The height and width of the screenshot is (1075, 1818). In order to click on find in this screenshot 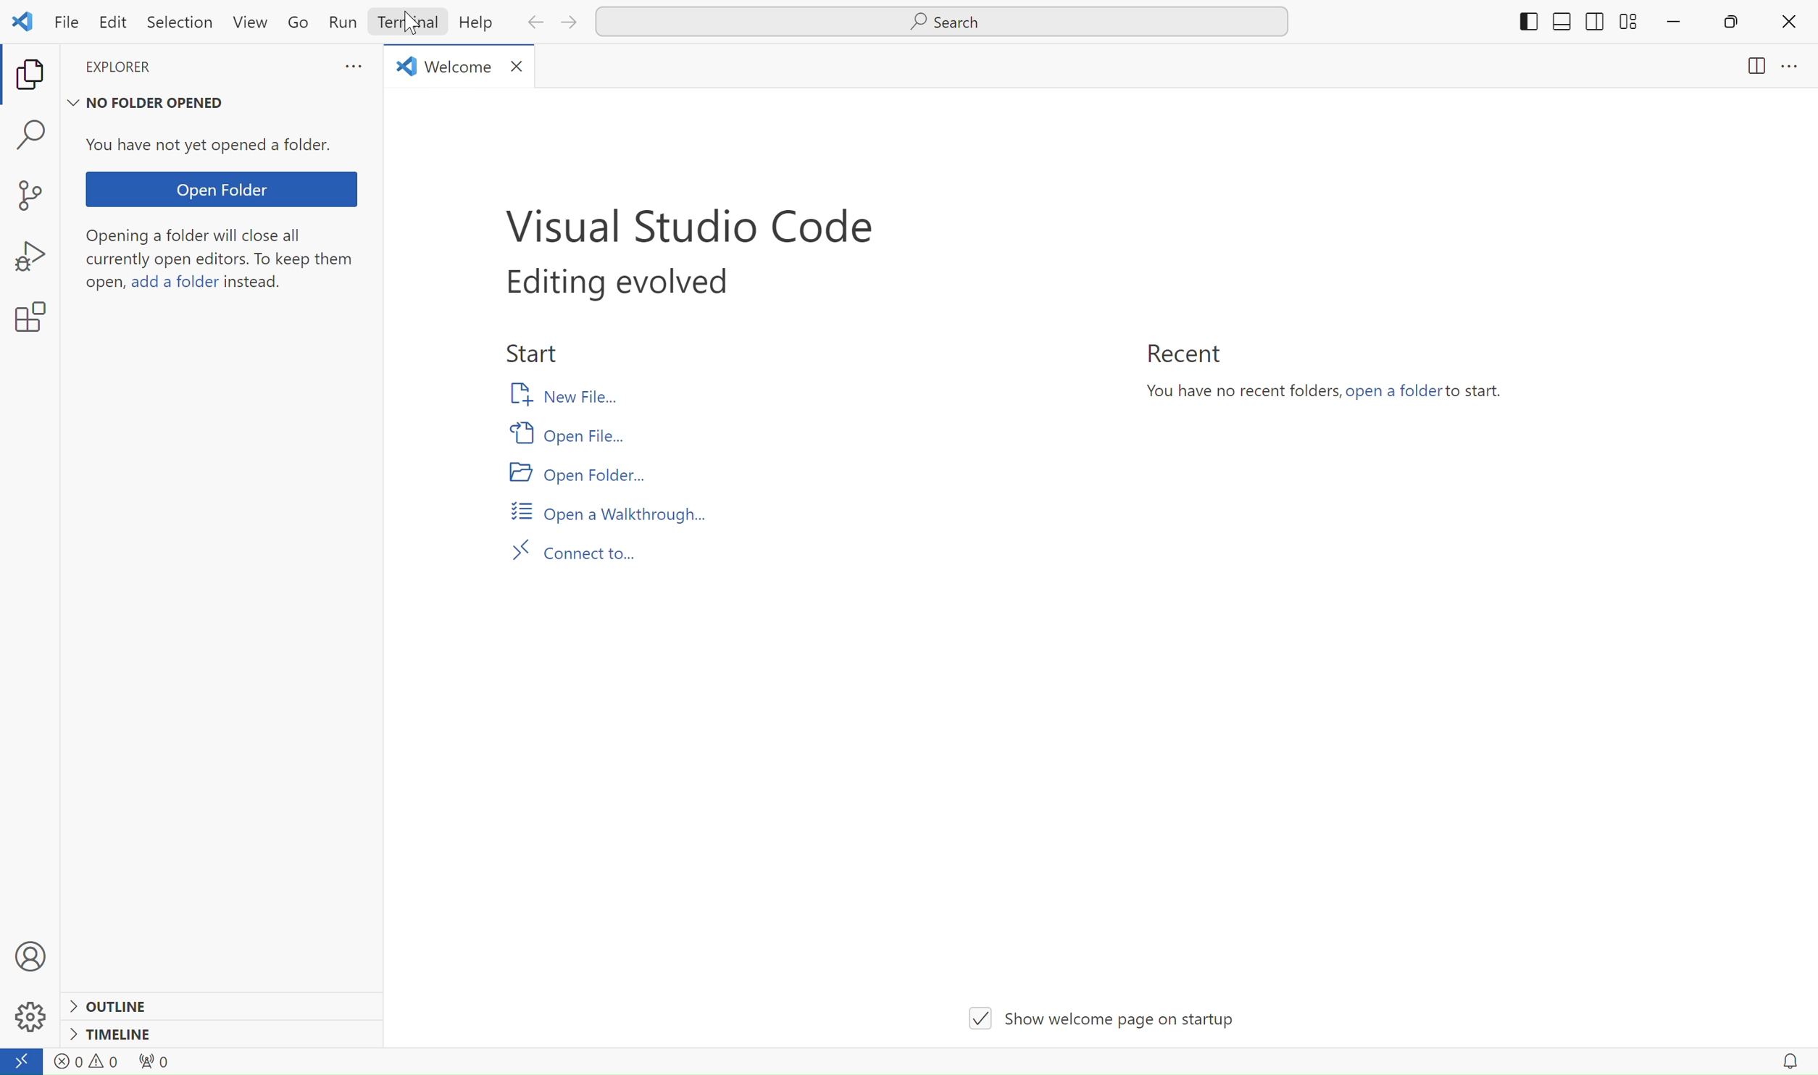, I will do `click(37, 137)`.